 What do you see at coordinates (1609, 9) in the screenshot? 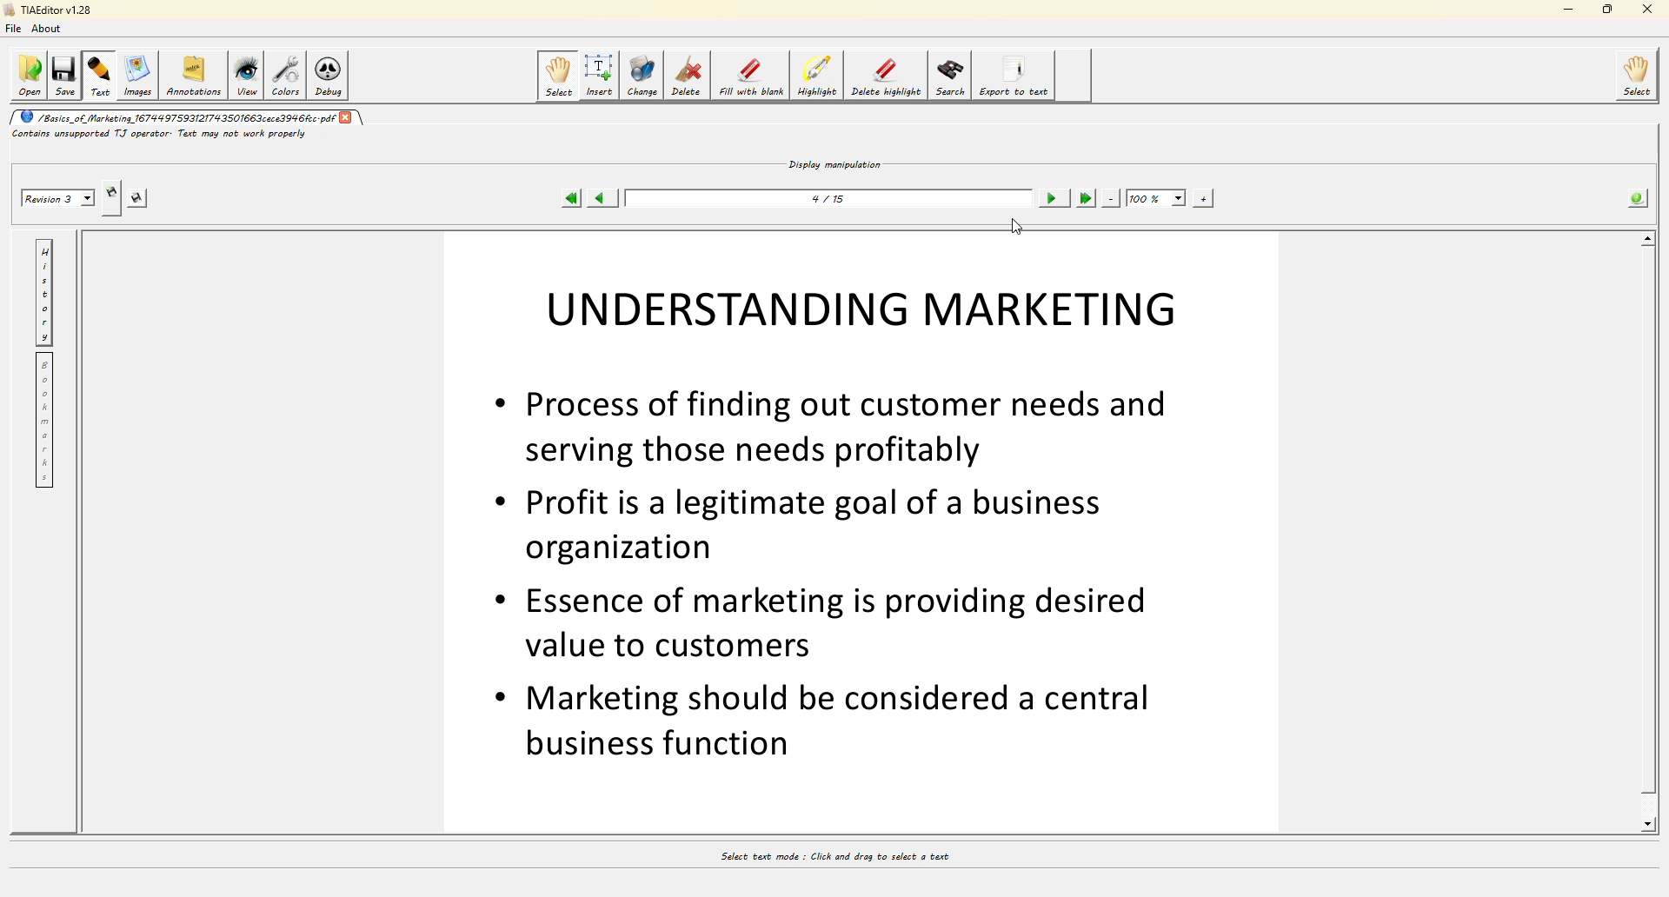
I see `maximize` at bounding box center [1609, 9].